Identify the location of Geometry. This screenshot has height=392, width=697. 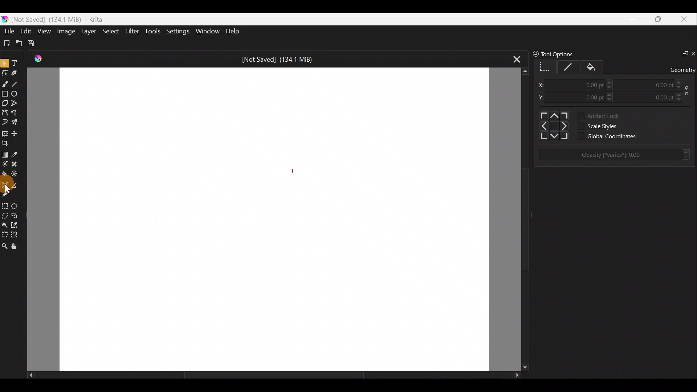
(682, 68).